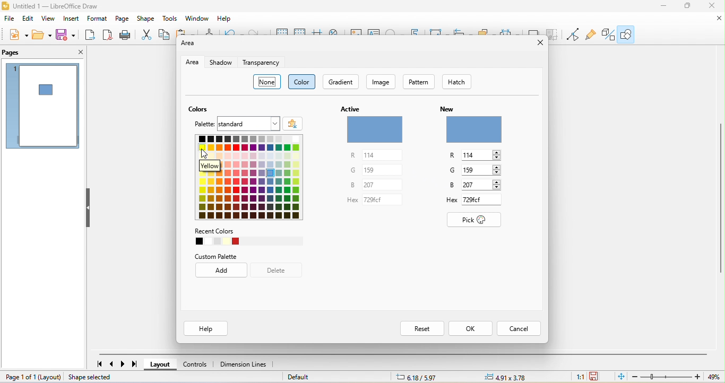 The height and width of the screenshot is (383, 725). What do you see at coordinates (18, 33) in the screenshot?
I see `new ` at bounding box center [18, 33].